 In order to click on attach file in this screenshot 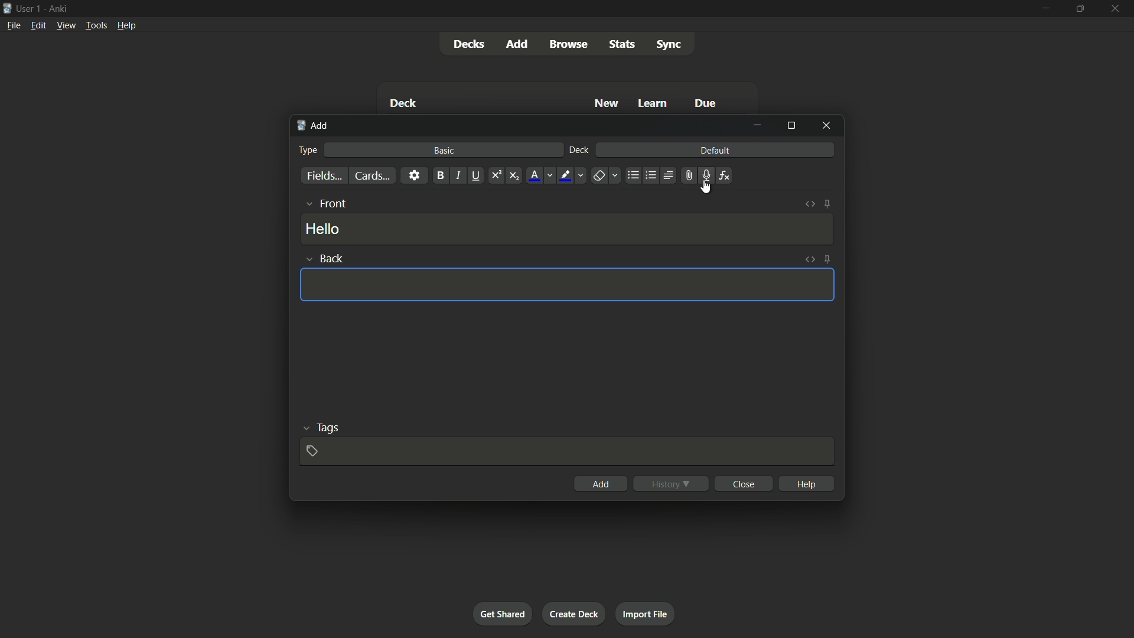, I will do `click(689, 176)`.